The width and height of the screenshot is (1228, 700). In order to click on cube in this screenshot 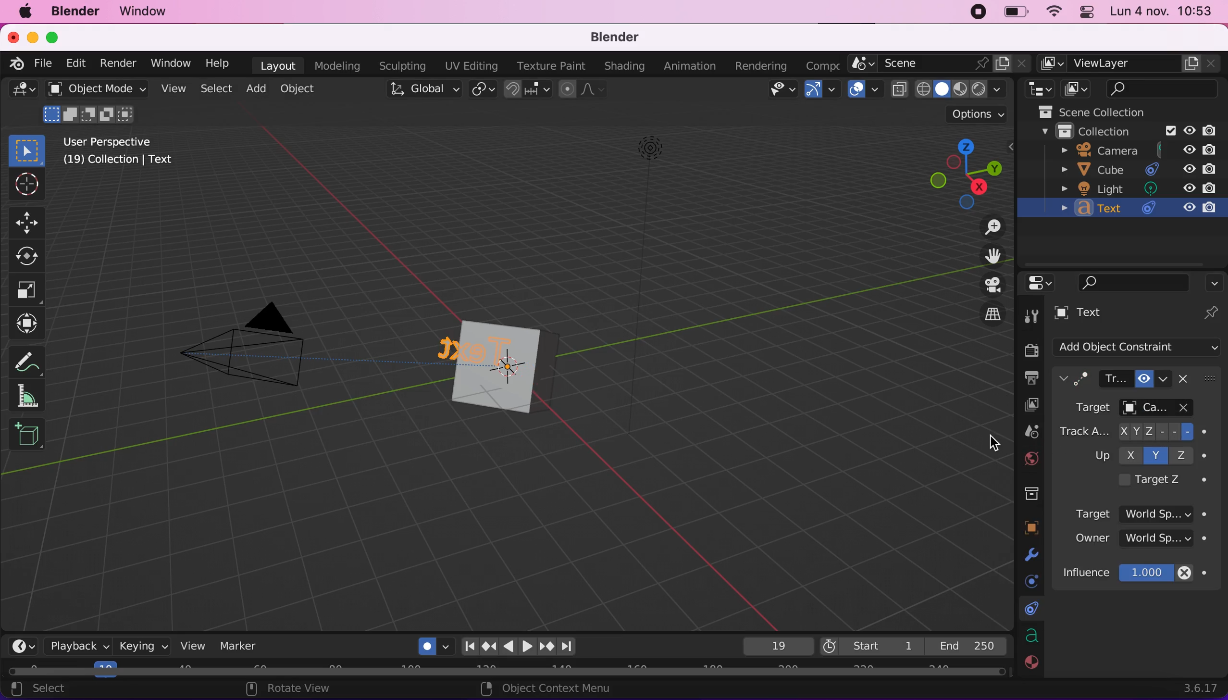, I will do `click(531, 344)`.